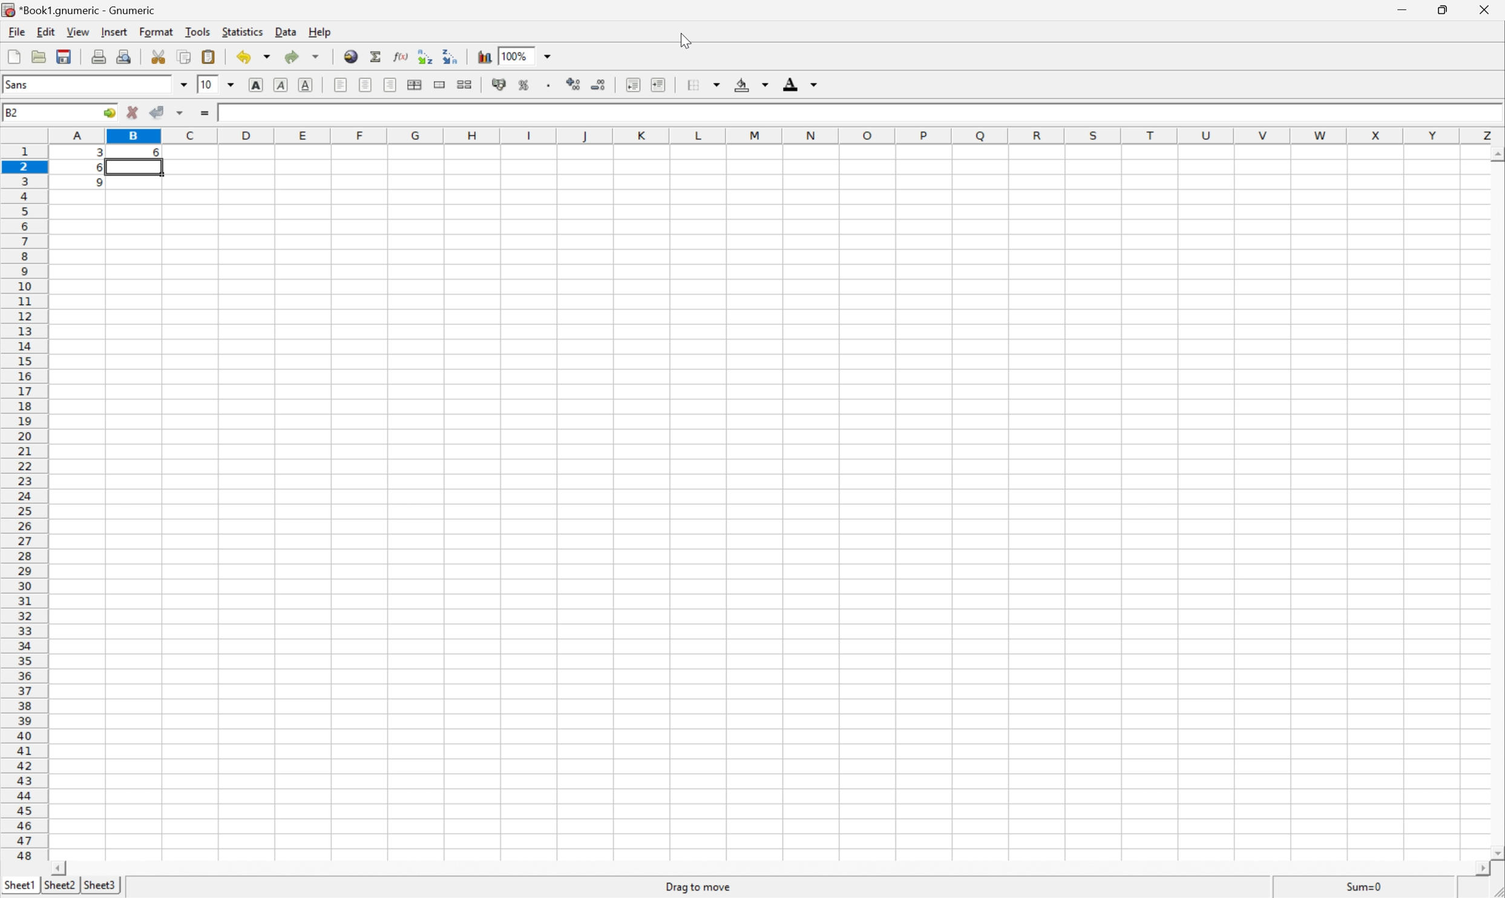  Describe the element at coordinates (61, 57) in the screenshot. I see `Save current workbook` at that location.